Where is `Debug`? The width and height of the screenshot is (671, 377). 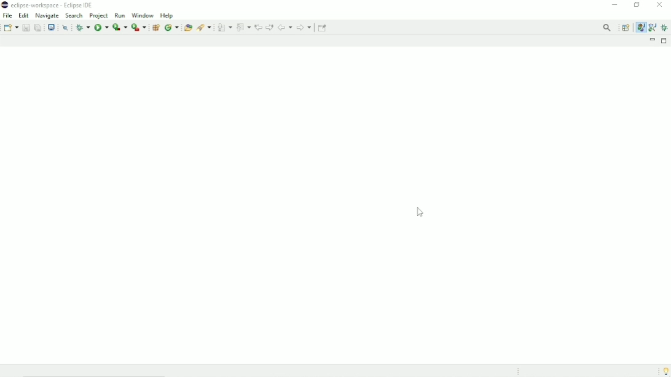 Debug is located at coordinates (83, 27).